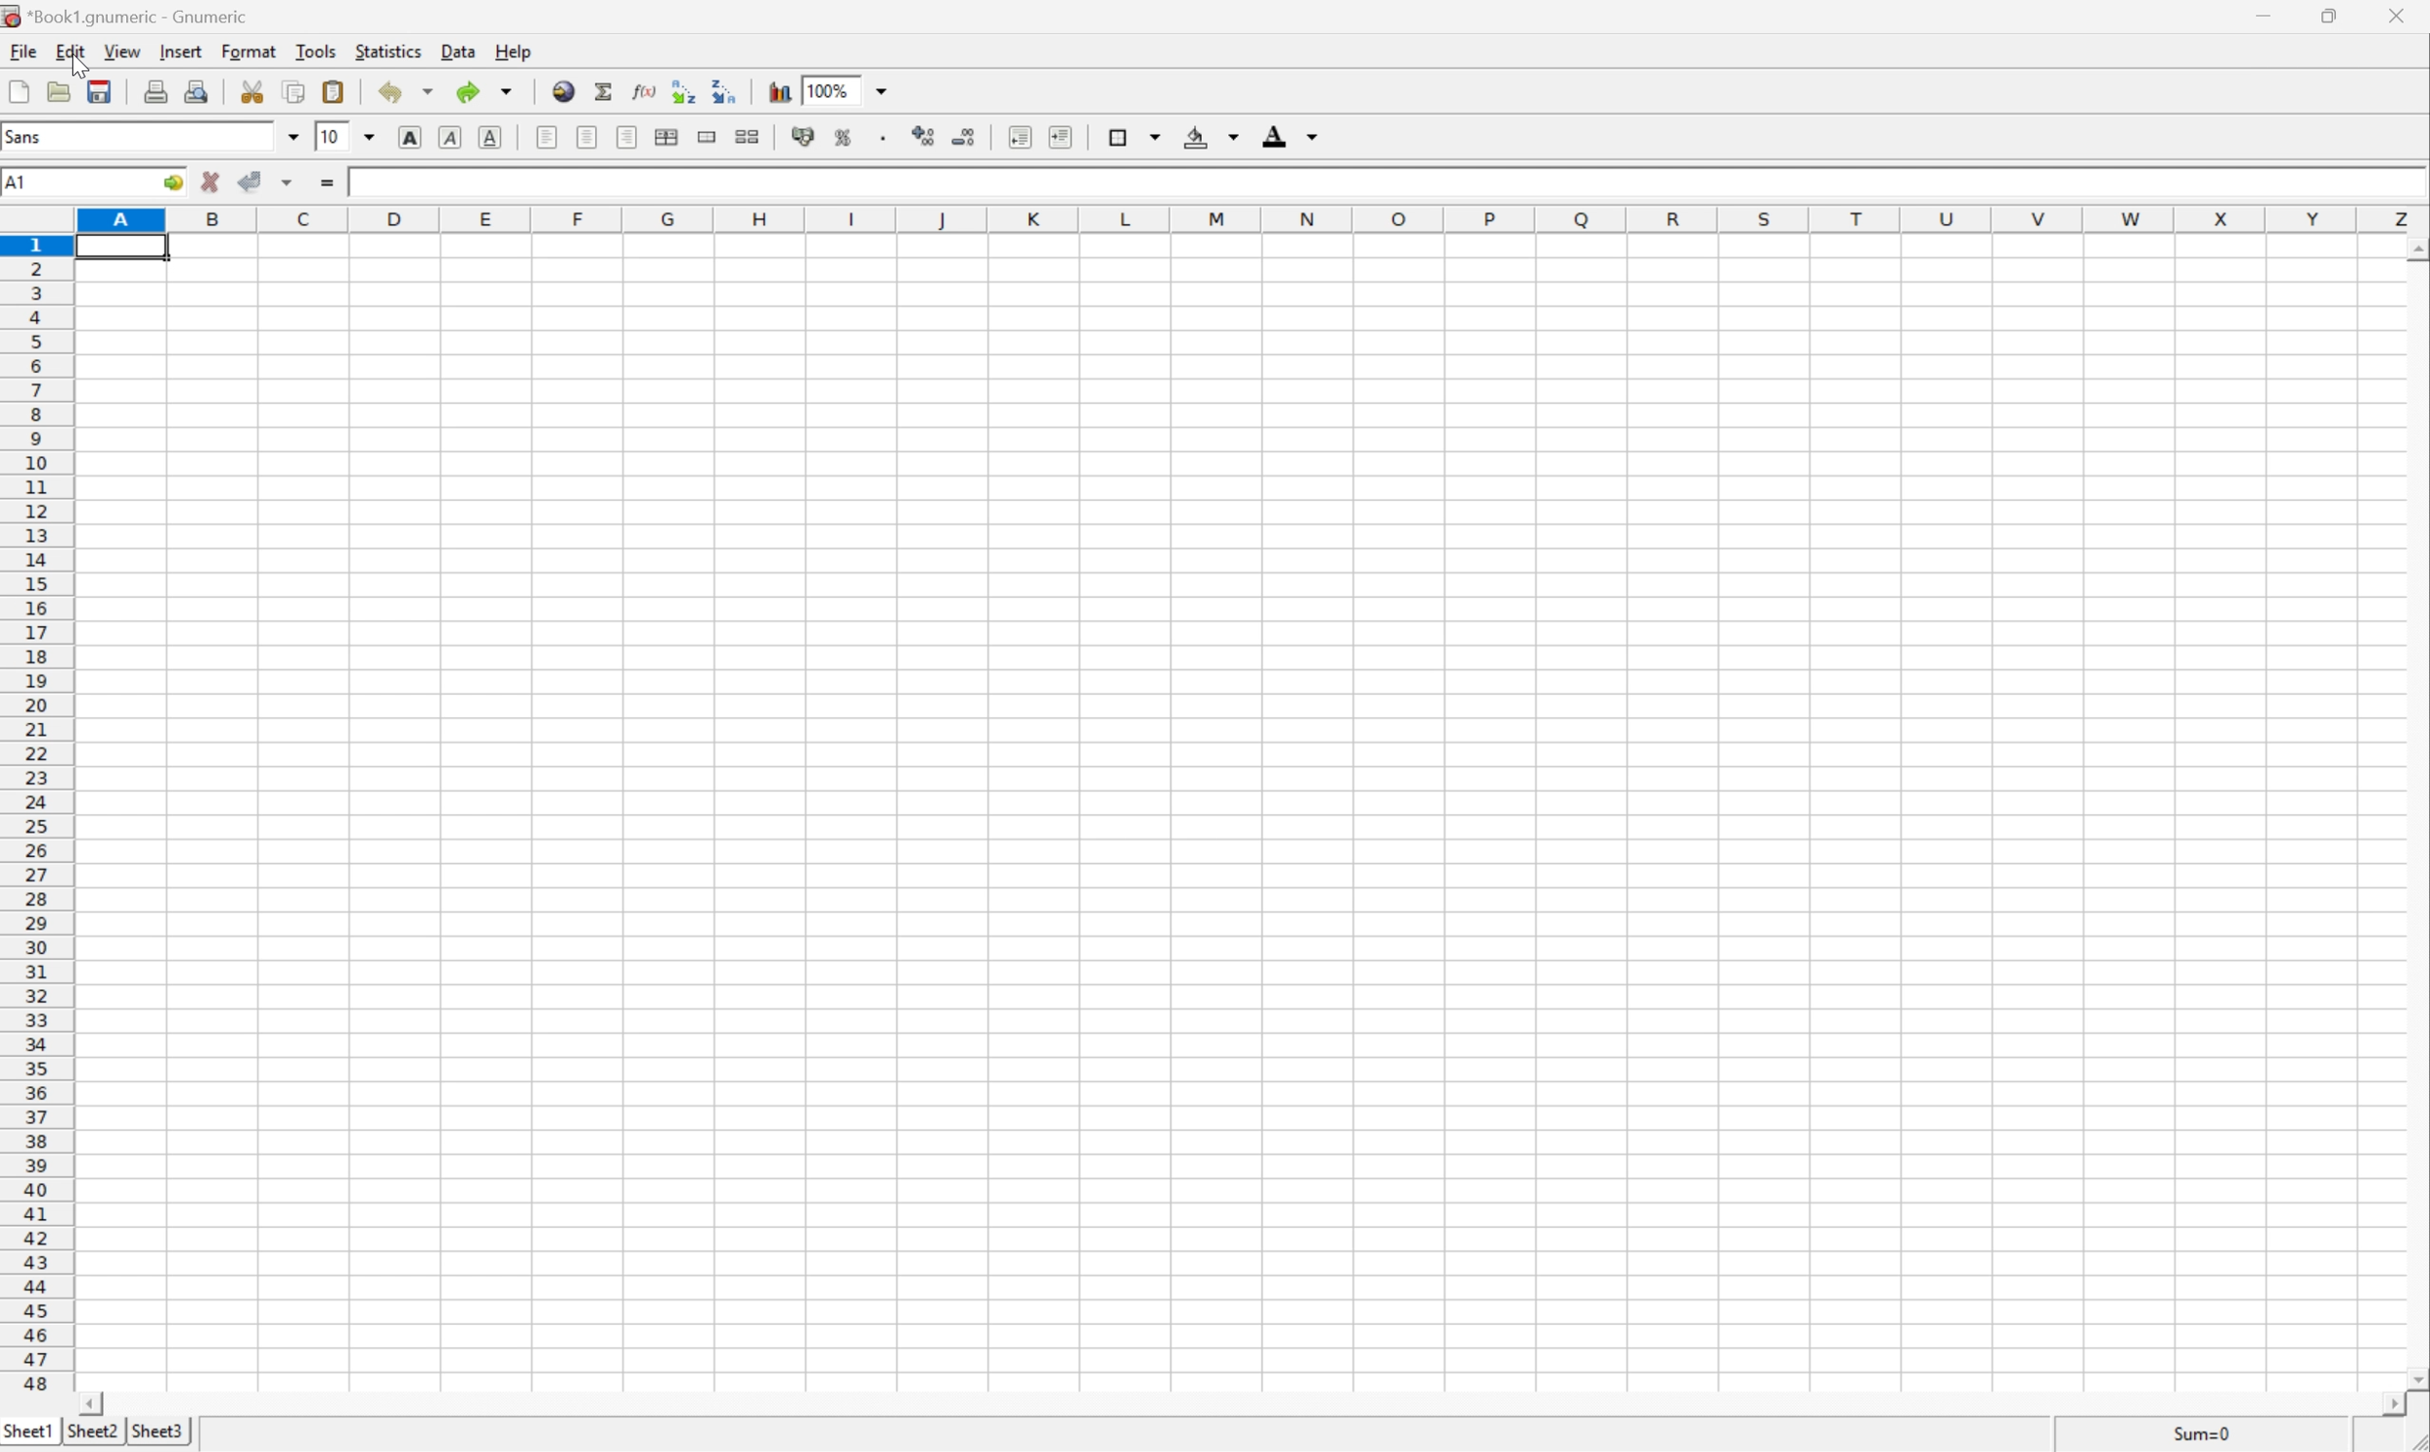 The height and width of the screenshot is (1452, 2430). Describe the element at coordinates (487, 92) in the screenshot. I see `redo` at that location.